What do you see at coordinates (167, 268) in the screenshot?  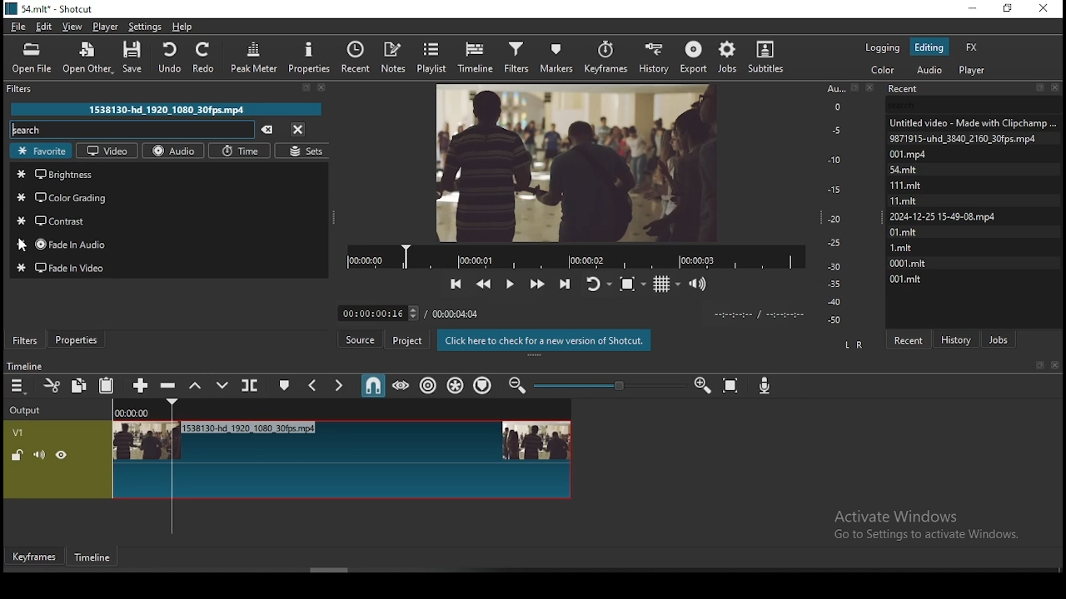 I see `fade in video` at bounding box center [167, 268].